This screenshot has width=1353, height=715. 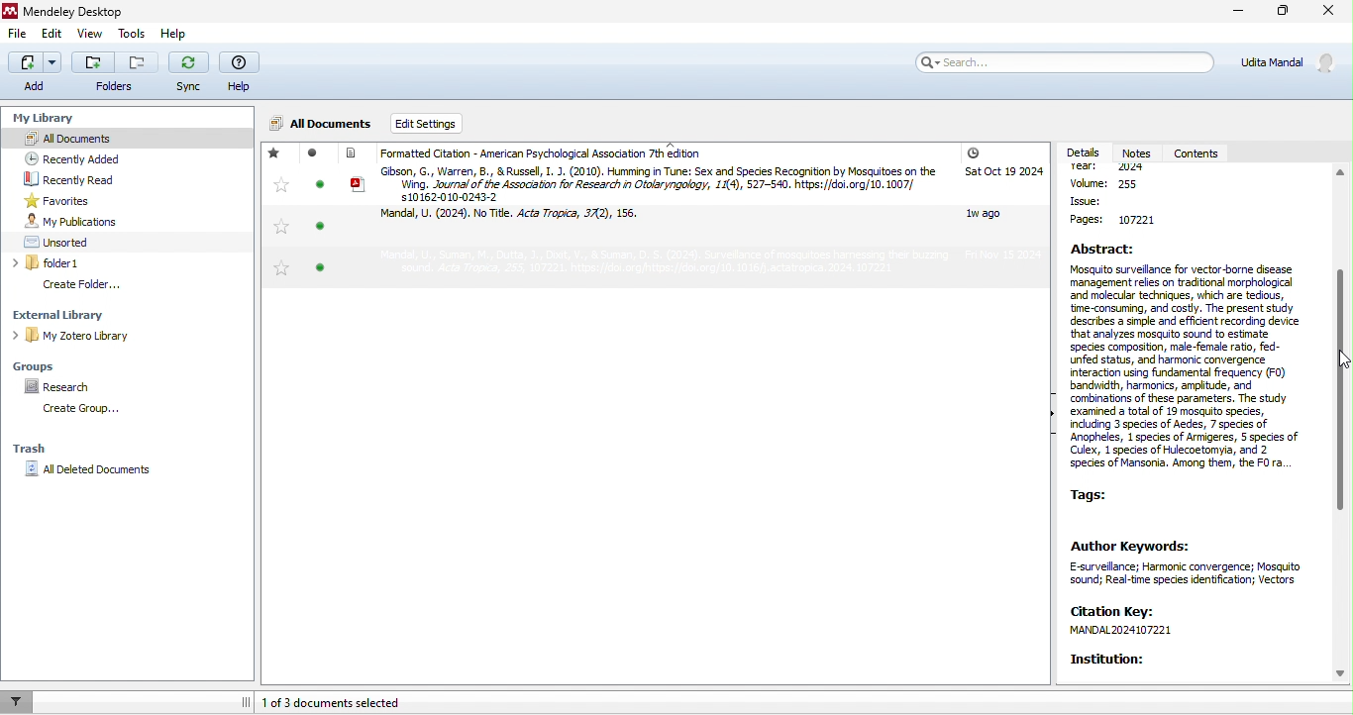 What do you see at coordinates (189, 74) in the screenshot?
I see `sync` at bounding box center [189, 74].